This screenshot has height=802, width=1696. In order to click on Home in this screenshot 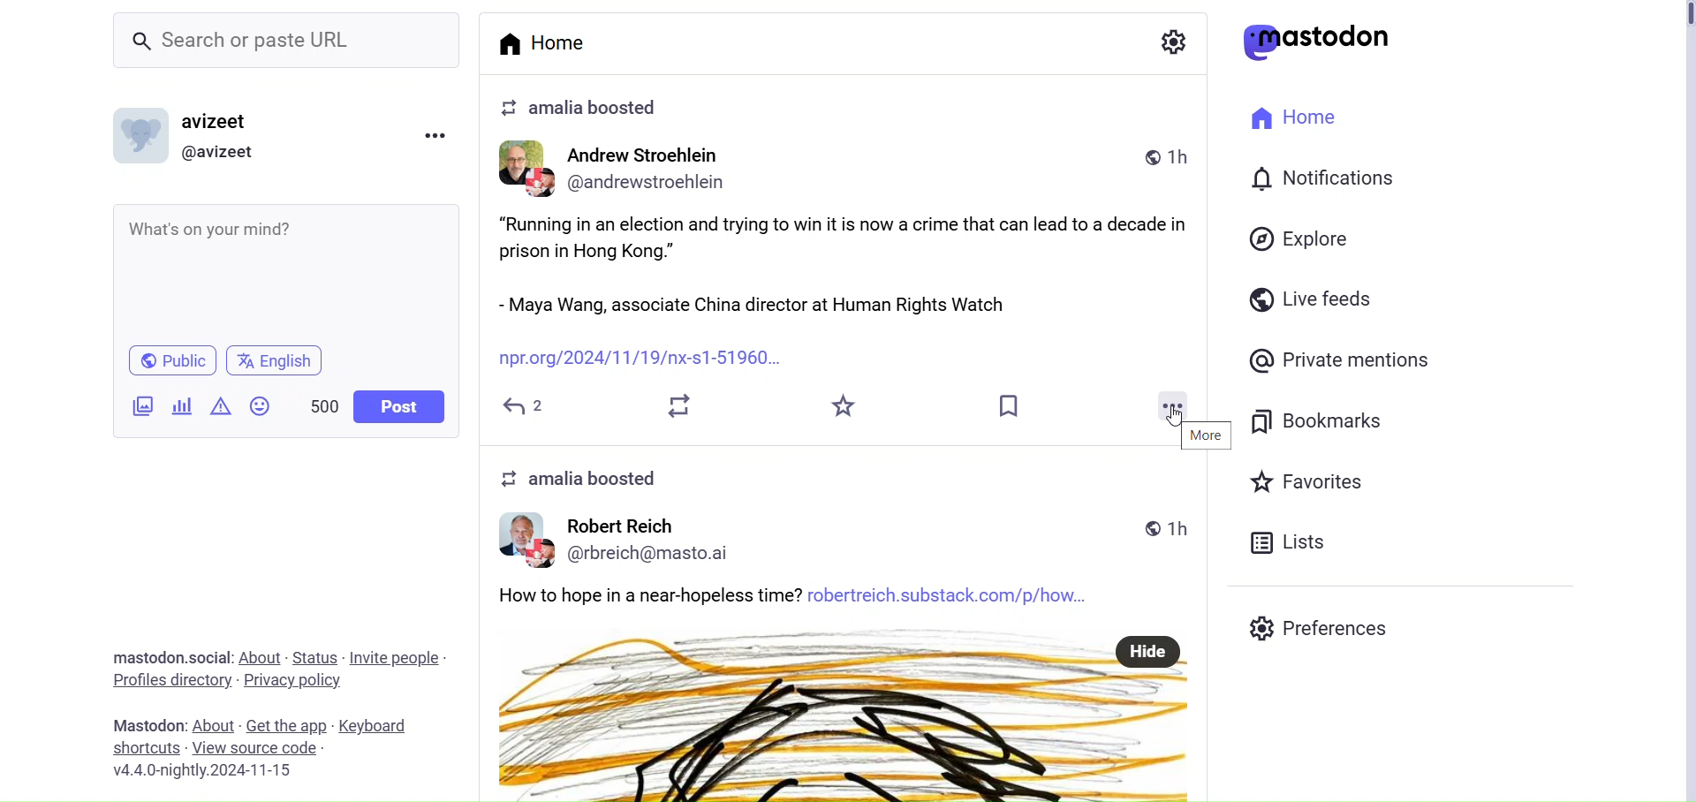, I will do `click(549, 42)`.